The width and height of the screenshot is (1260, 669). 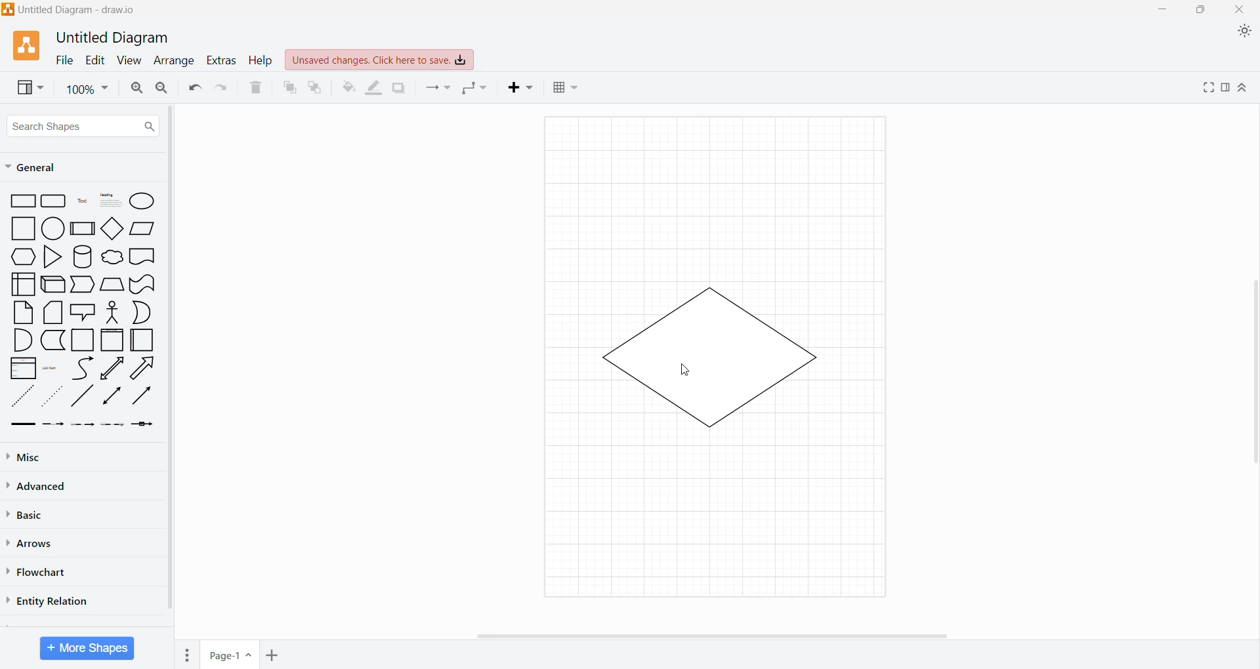 I want to click on Step, so click(x=81, y=285).